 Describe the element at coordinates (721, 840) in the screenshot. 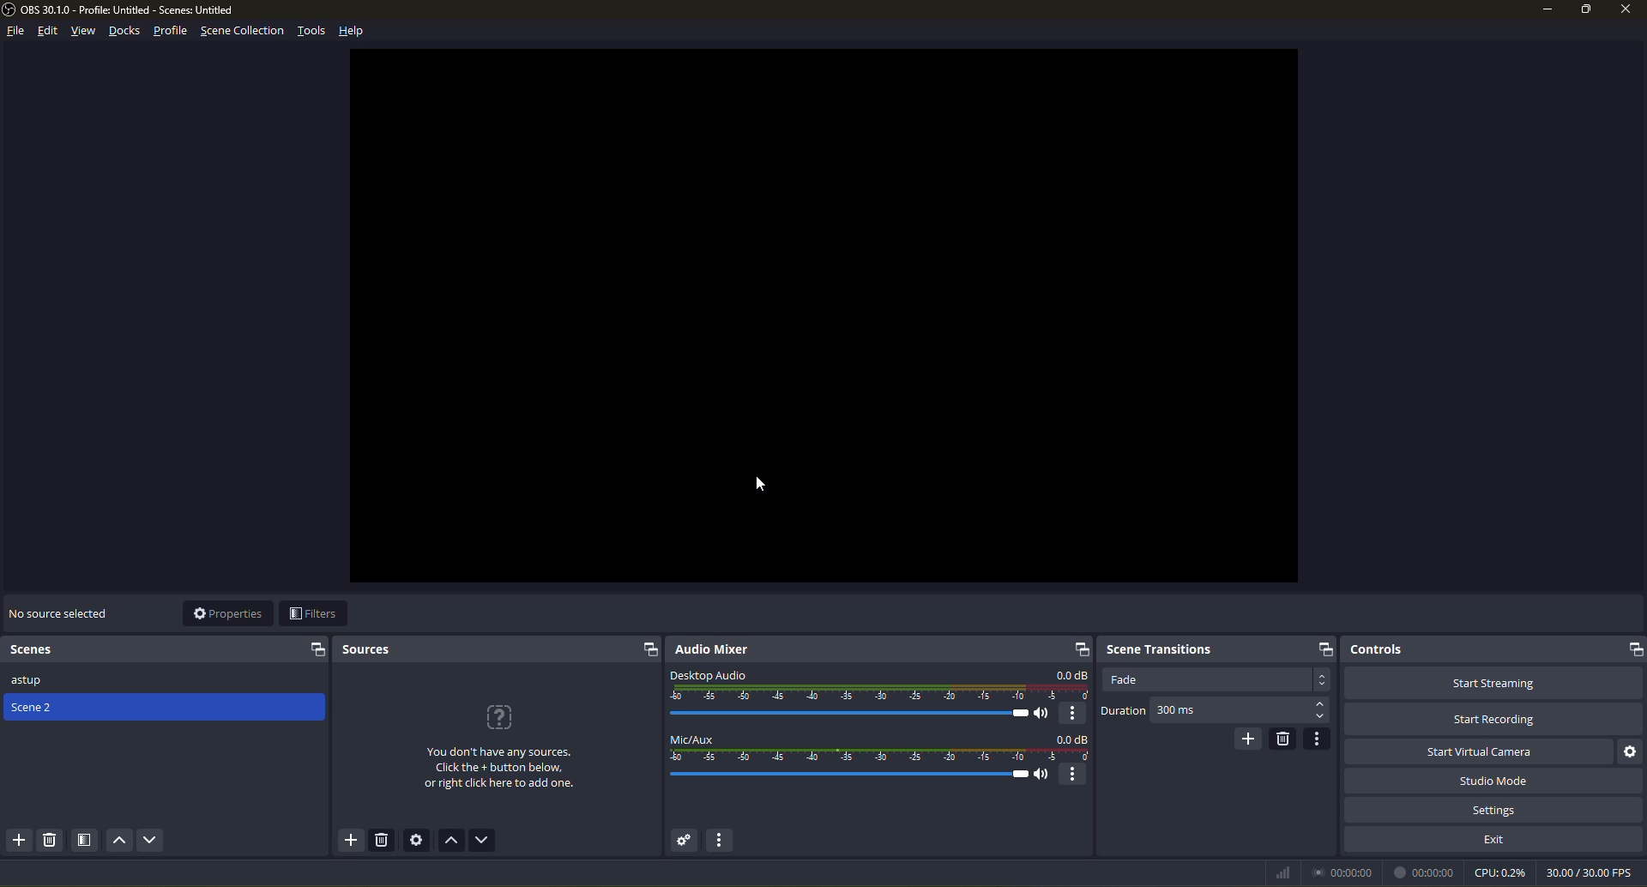

I see `audio mixer menu` at that location.